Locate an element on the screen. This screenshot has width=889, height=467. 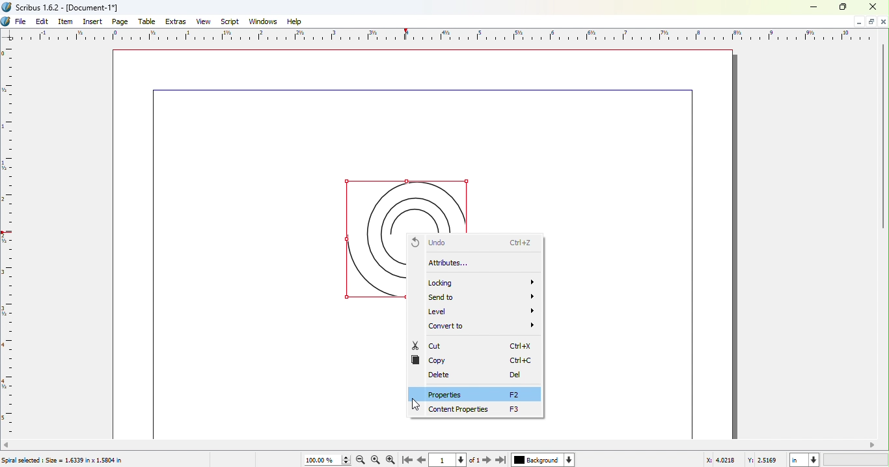
File name is located at coordinates (63, 7).